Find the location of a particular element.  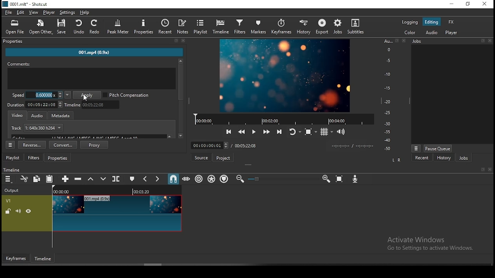

elapsed time is located at coordinates (209, 145).